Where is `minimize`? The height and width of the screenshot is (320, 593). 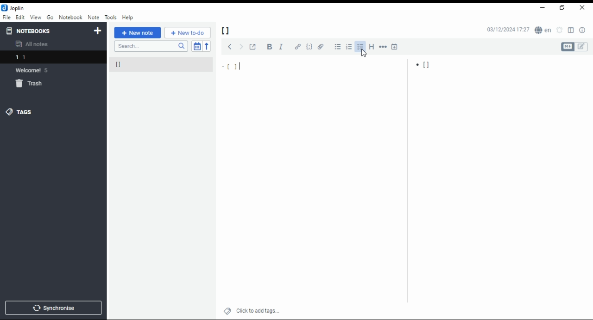 minimize is located at coordinates (542, 7).